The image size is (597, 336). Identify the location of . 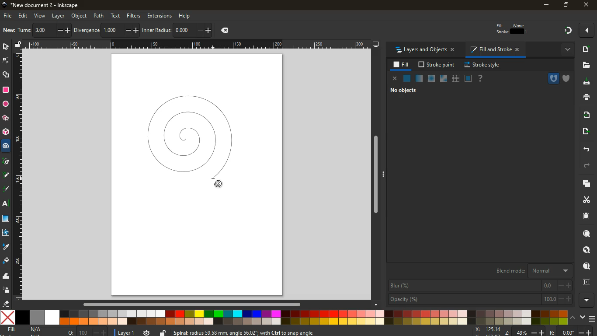
(586, 6).